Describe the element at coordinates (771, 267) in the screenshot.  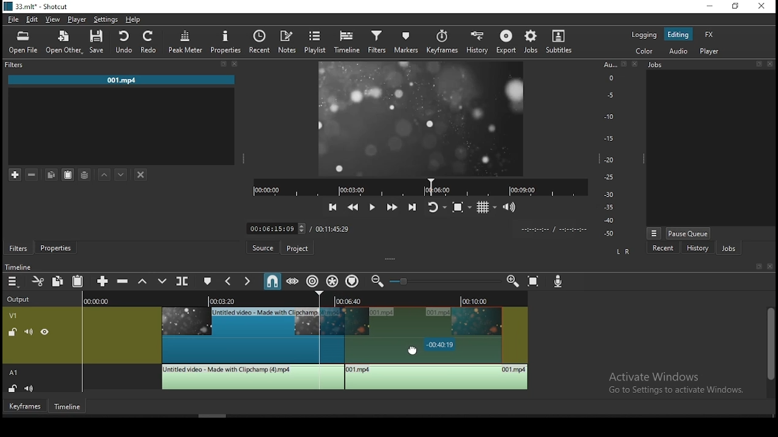
I see `close` at that location.